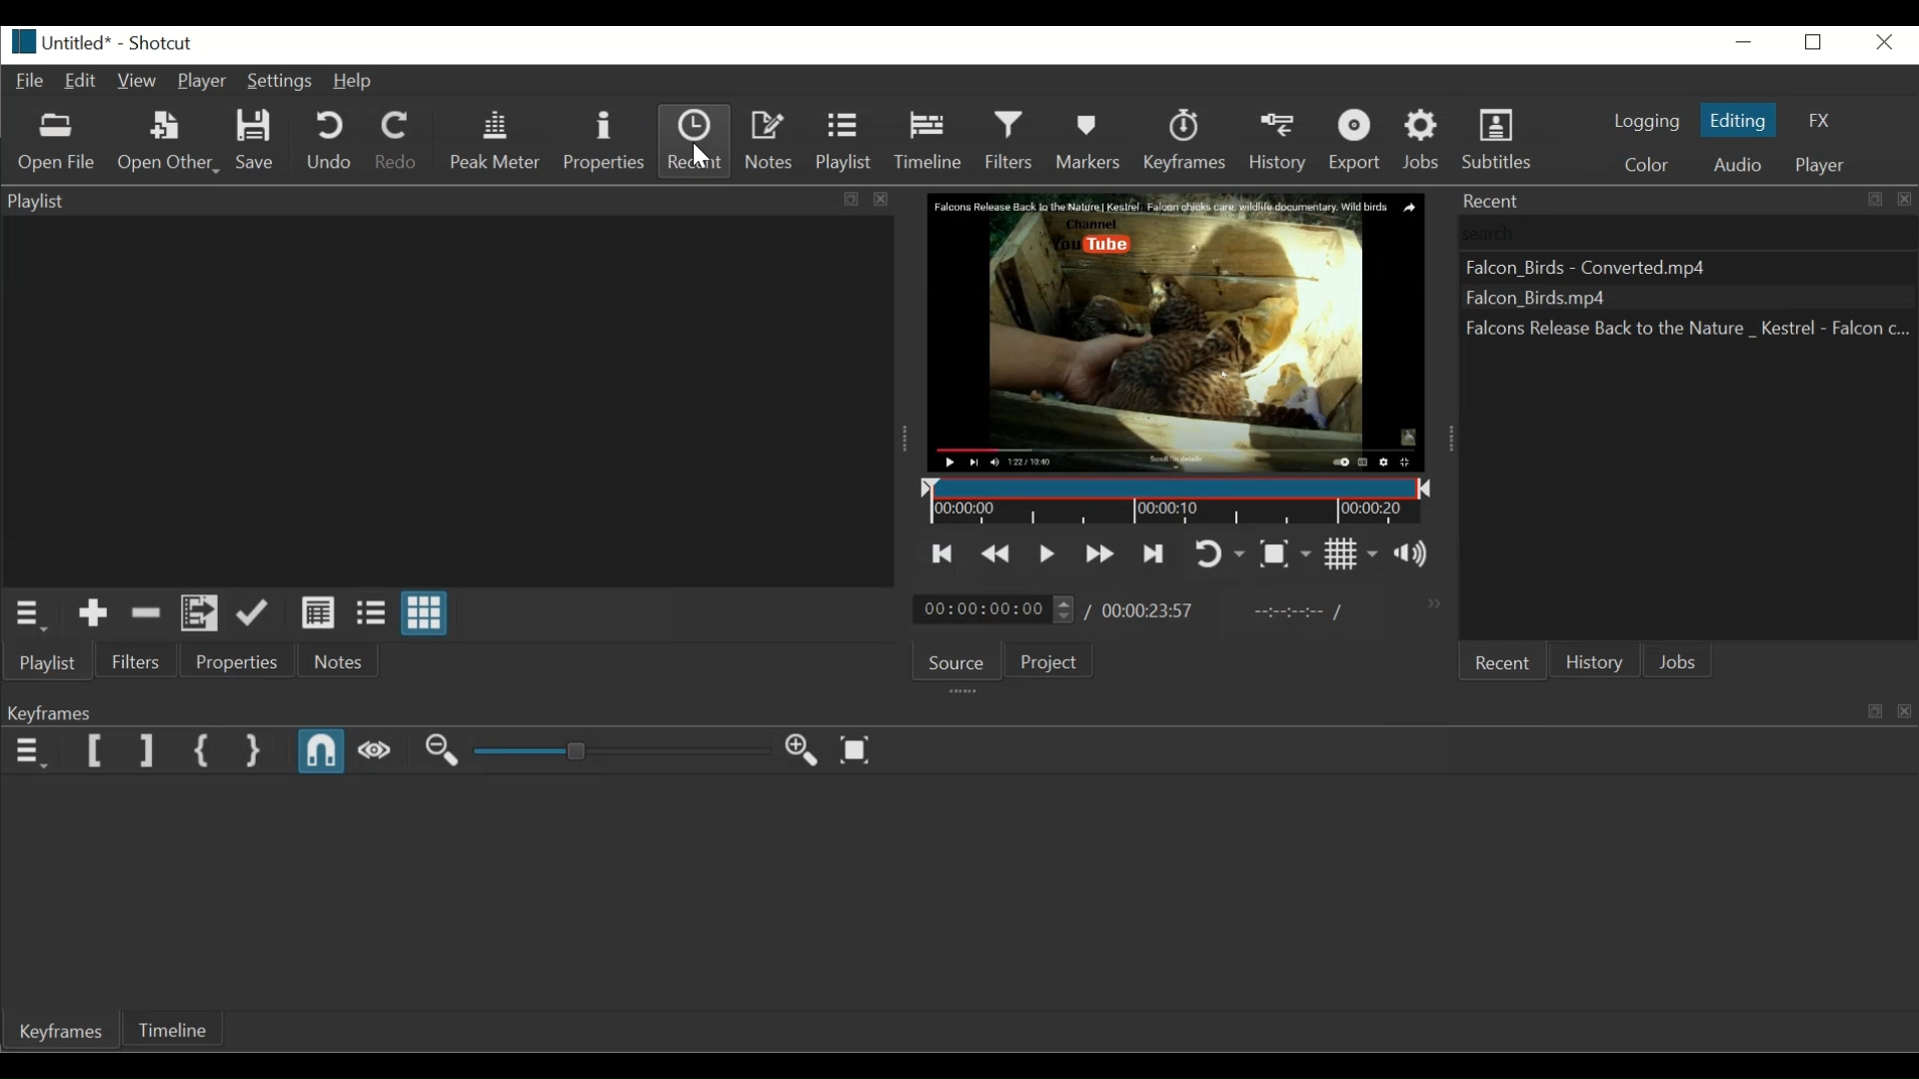  I want to click on Close, so click(1886, 38).